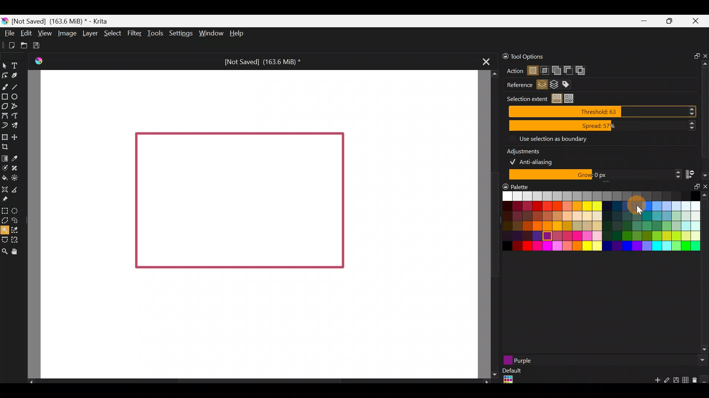 The image size is (709, 398). What do you see at coordinates (39, 60) in the screenshot?
I see `Krita Logo` at bounding box center [39, 60].